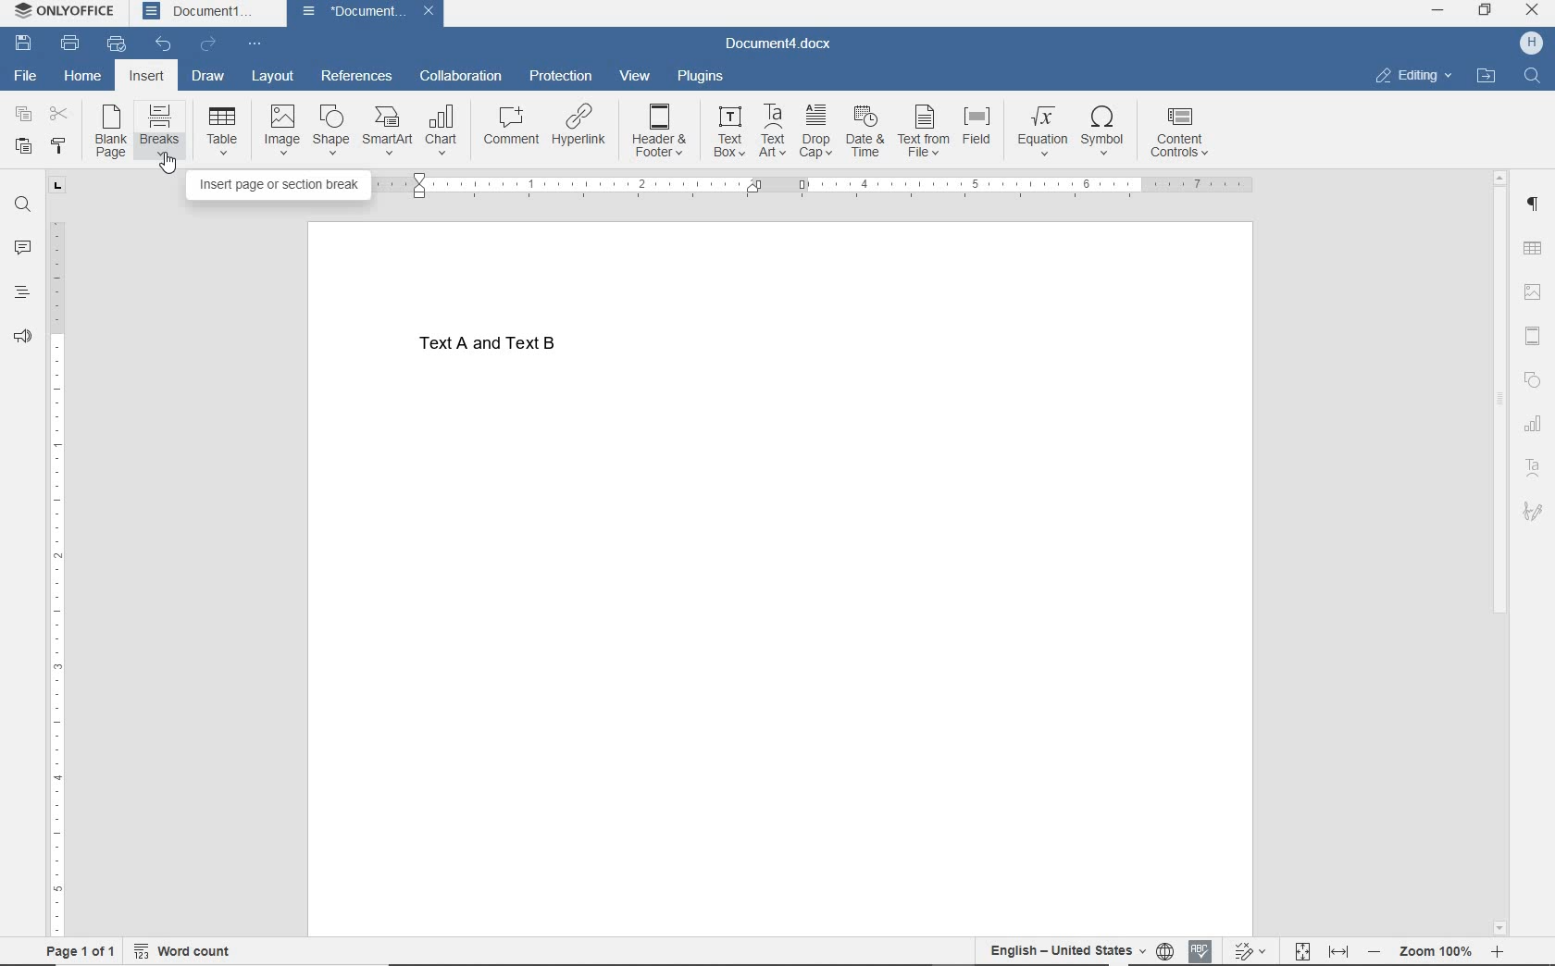 The height and width of the screenshot is (966, 1555). Describe the element at coordinates (463, 75) in the screenshot. I see `COLLABORATION` at that location.